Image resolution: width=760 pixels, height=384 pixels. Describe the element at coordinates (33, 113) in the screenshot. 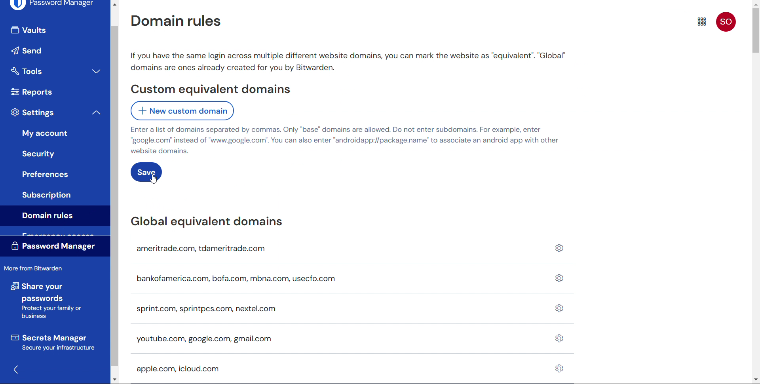

I see `Settings ` at that location.